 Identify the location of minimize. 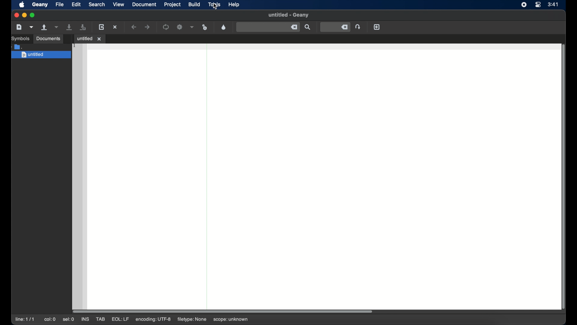
(24, 15).